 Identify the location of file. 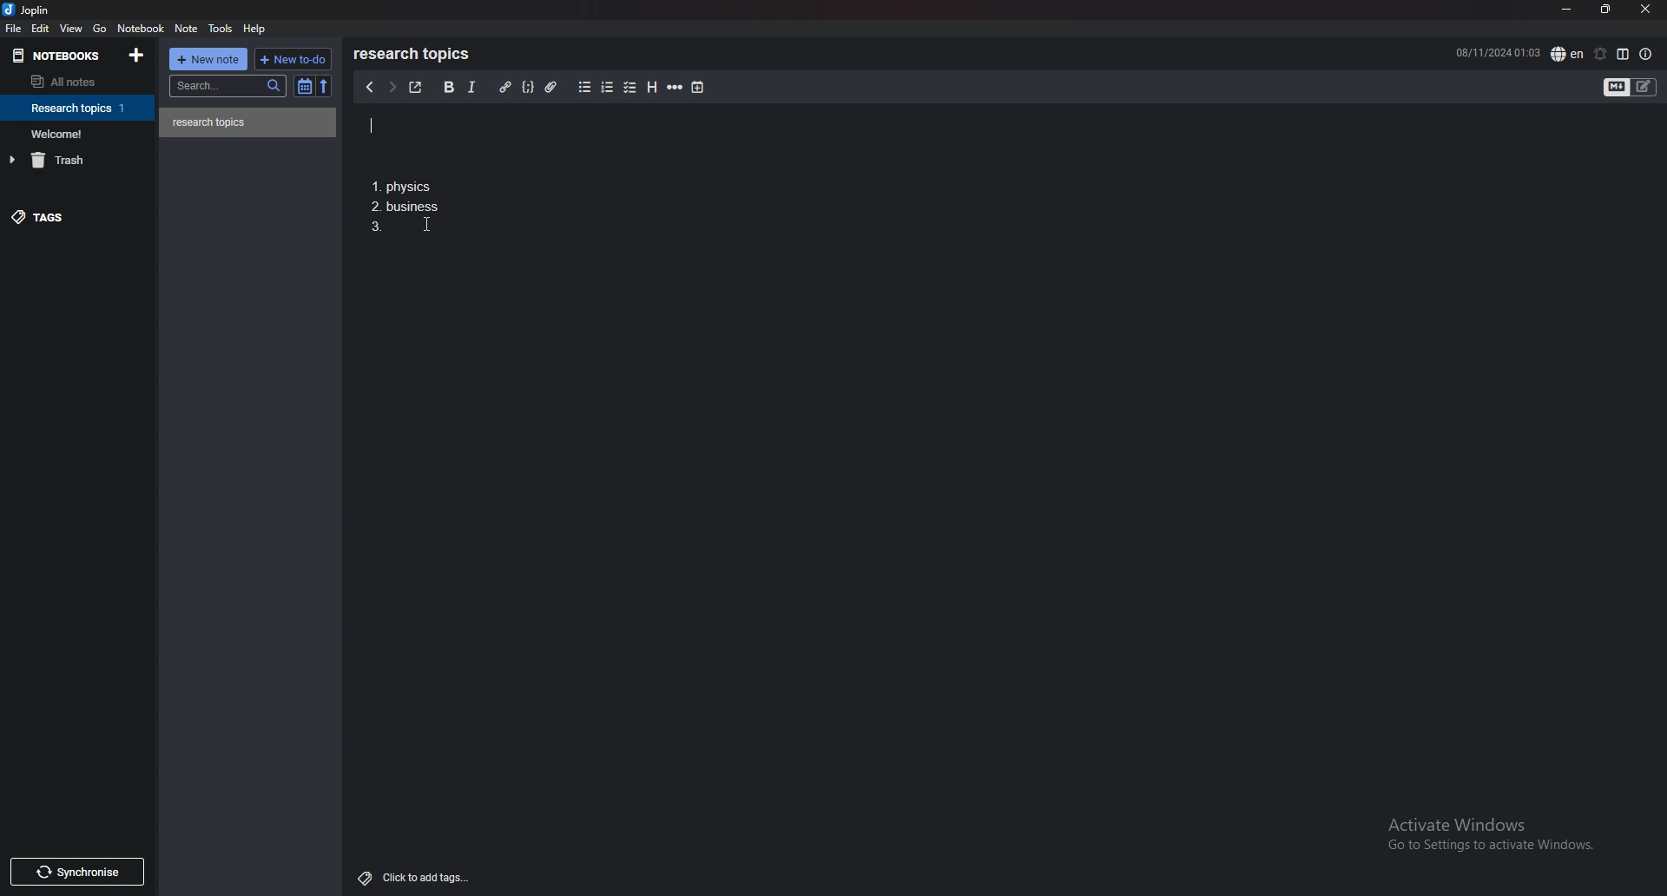
(14, 29).